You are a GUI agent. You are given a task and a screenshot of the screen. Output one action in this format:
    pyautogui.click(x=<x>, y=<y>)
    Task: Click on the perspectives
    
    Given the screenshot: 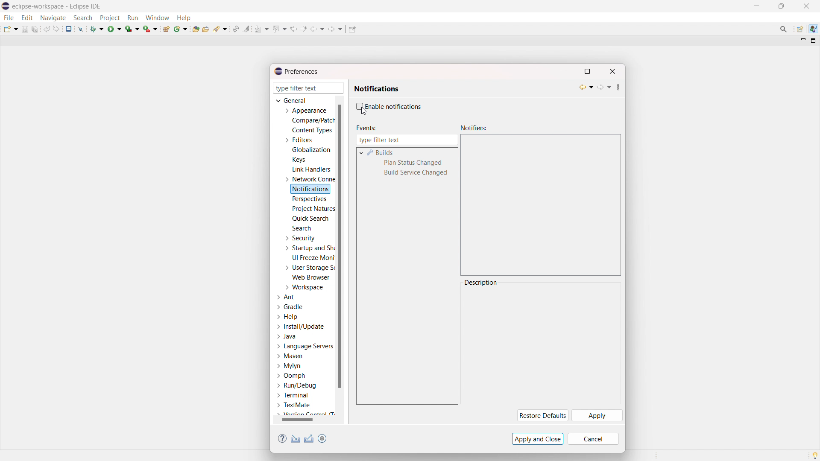 What is the action you would take?
    pyautogui.click(x=309, y=199)
    